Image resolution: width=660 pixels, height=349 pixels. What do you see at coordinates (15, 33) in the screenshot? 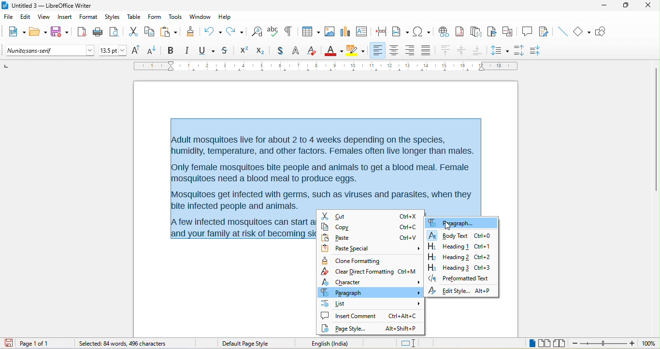
I see `new` at bounding box center [15, 33].